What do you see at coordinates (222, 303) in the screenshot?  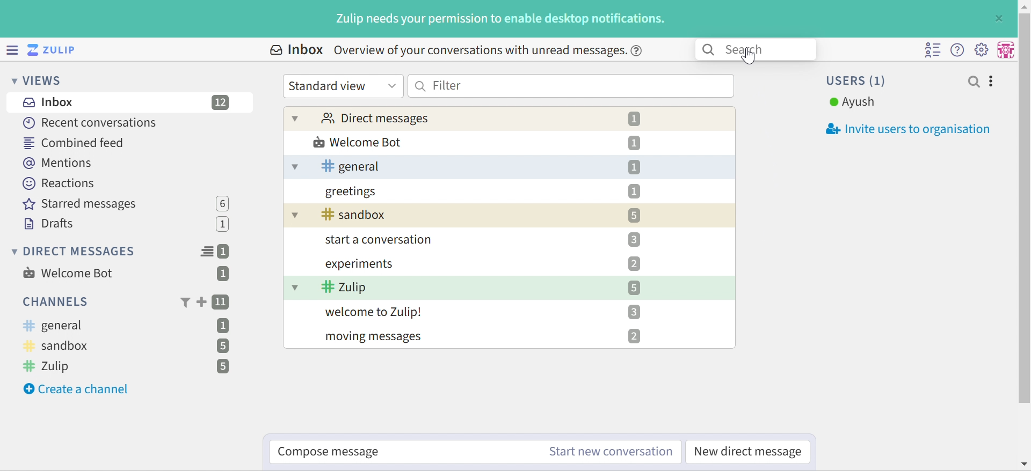 I see `11` at bounding box center [222, 303].